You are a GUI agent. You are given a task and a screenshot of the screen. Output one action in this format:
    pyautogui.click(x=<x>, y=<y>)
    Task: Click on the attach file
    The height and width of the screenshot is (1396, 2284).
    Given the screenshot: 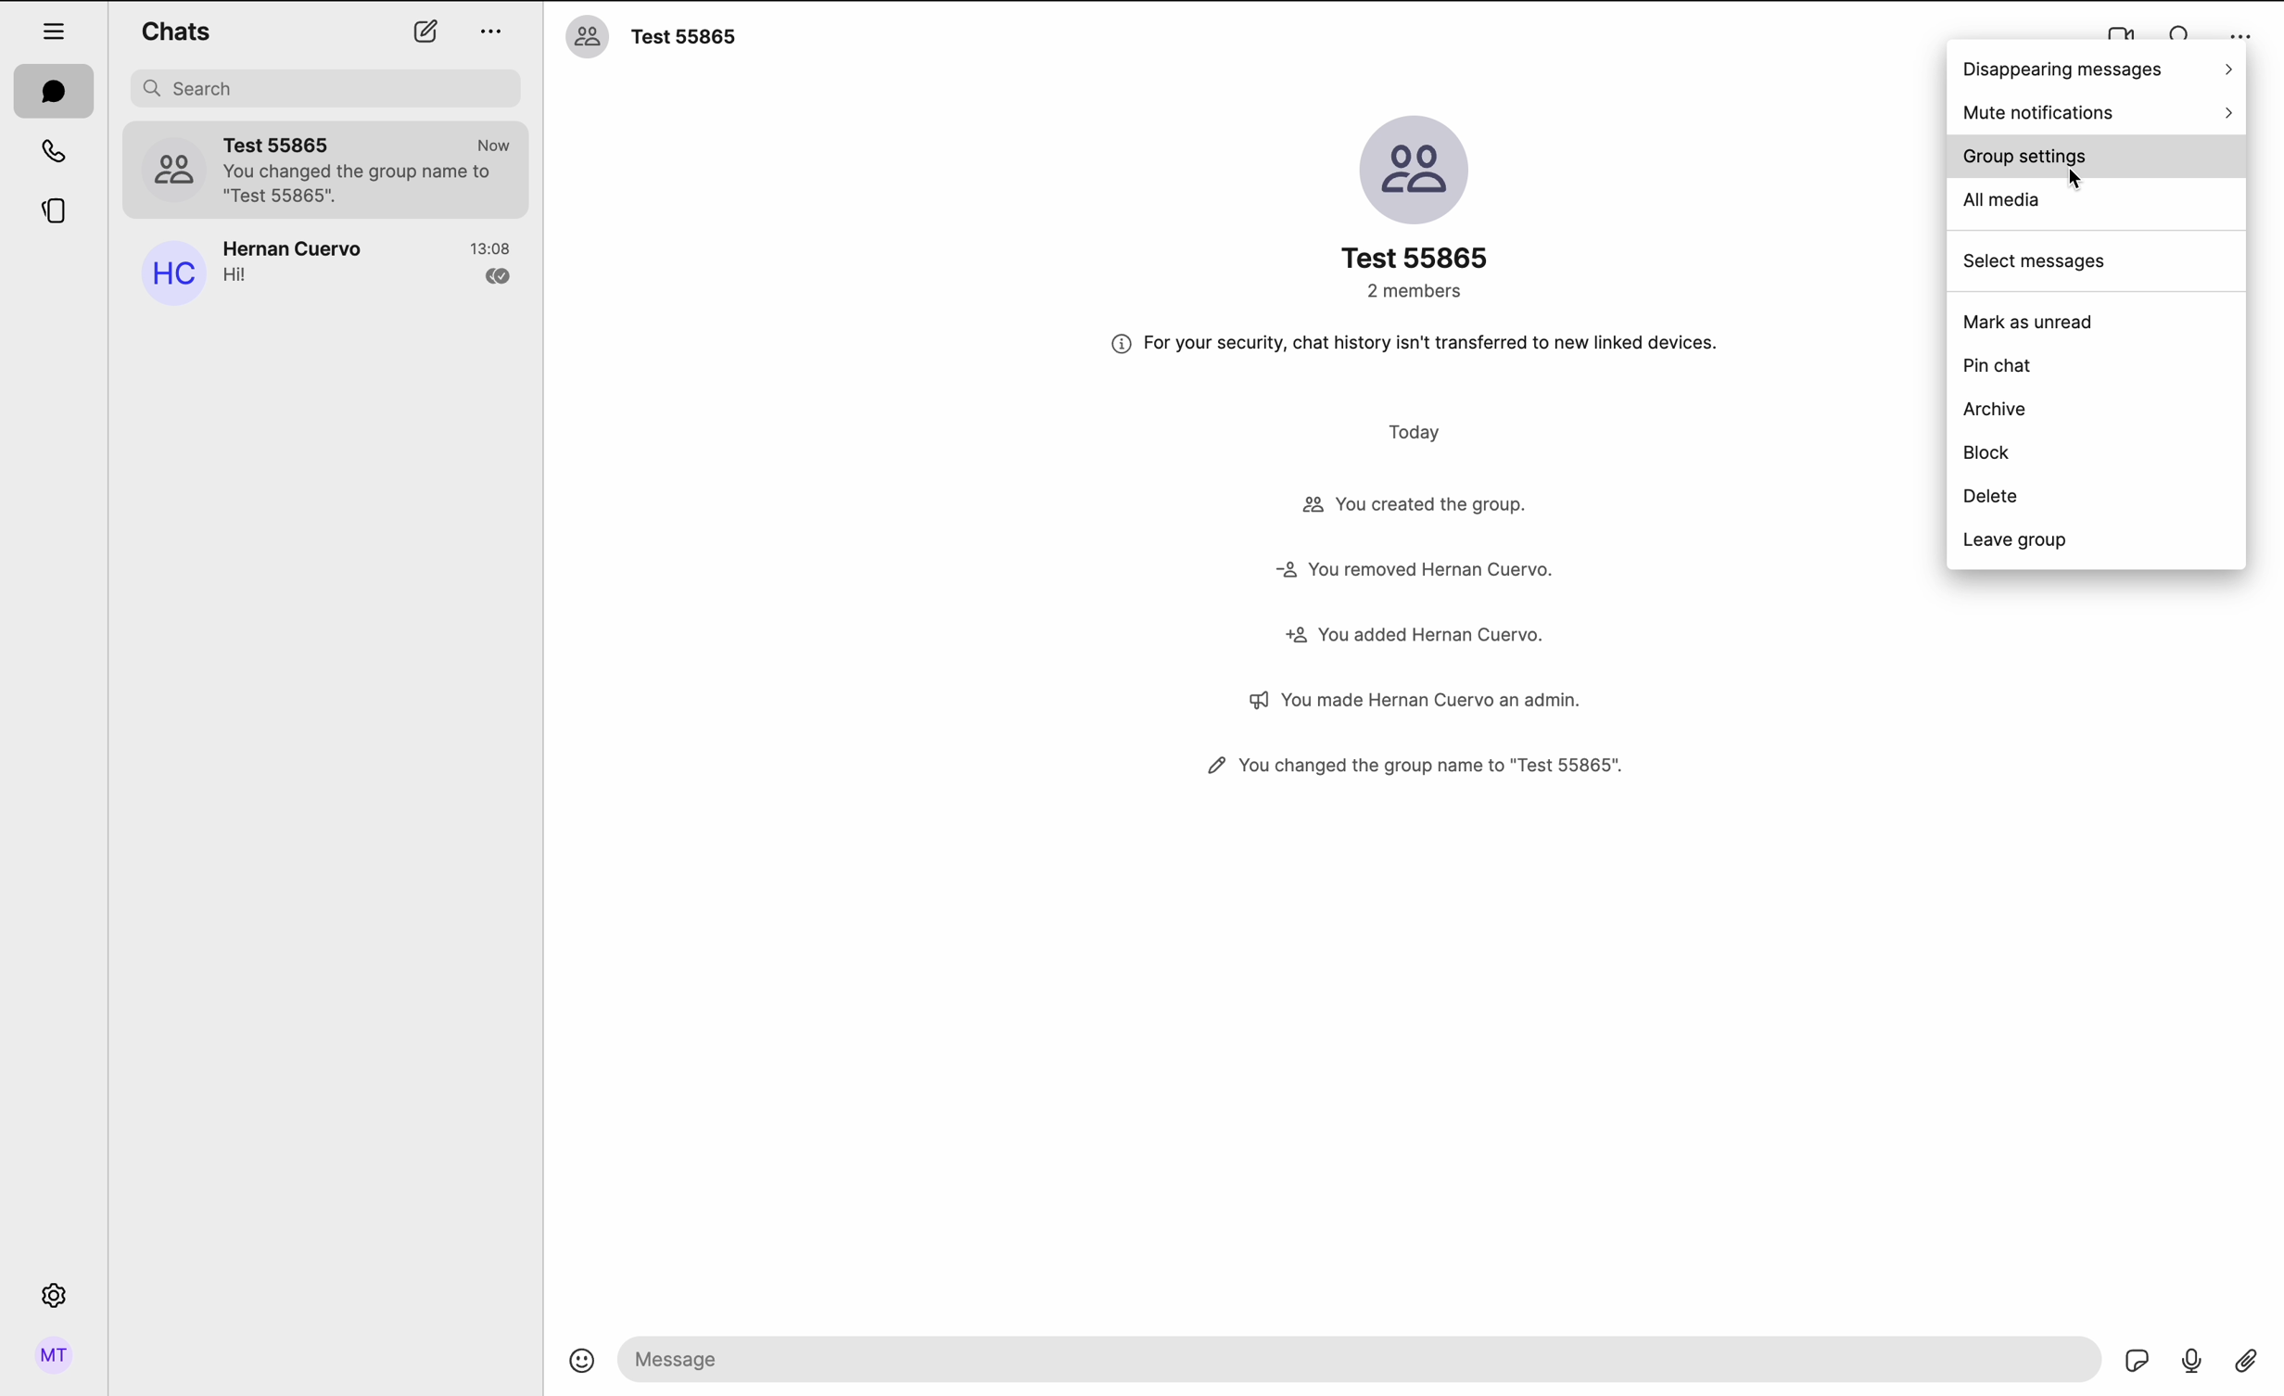 What is the action you would take?
    pyautogui.click(x=2247, y=1364)
    